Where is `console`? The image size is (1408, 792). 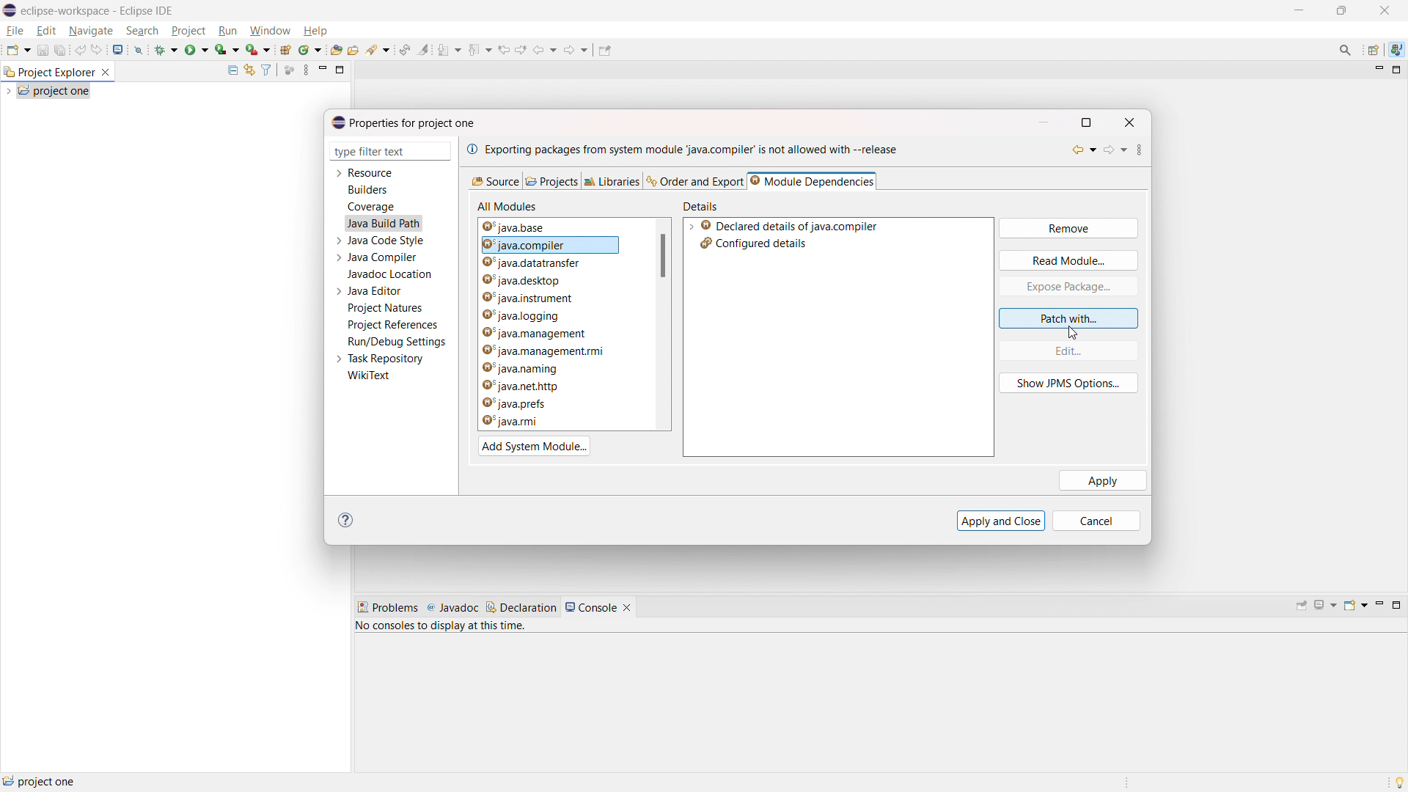
console is located at coordinates (591, 607).